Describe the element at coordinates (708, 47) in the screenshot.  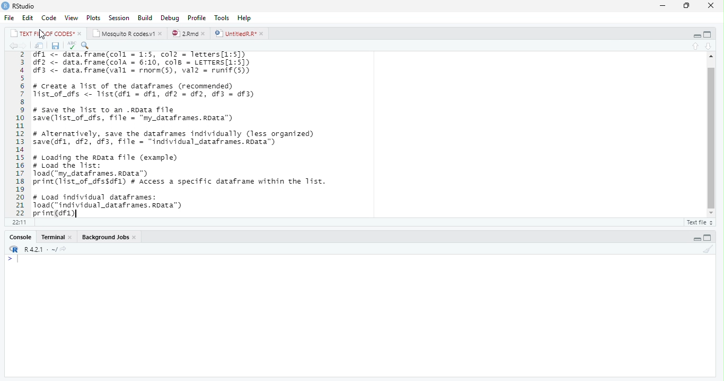
I see `Go to next section` at that location.